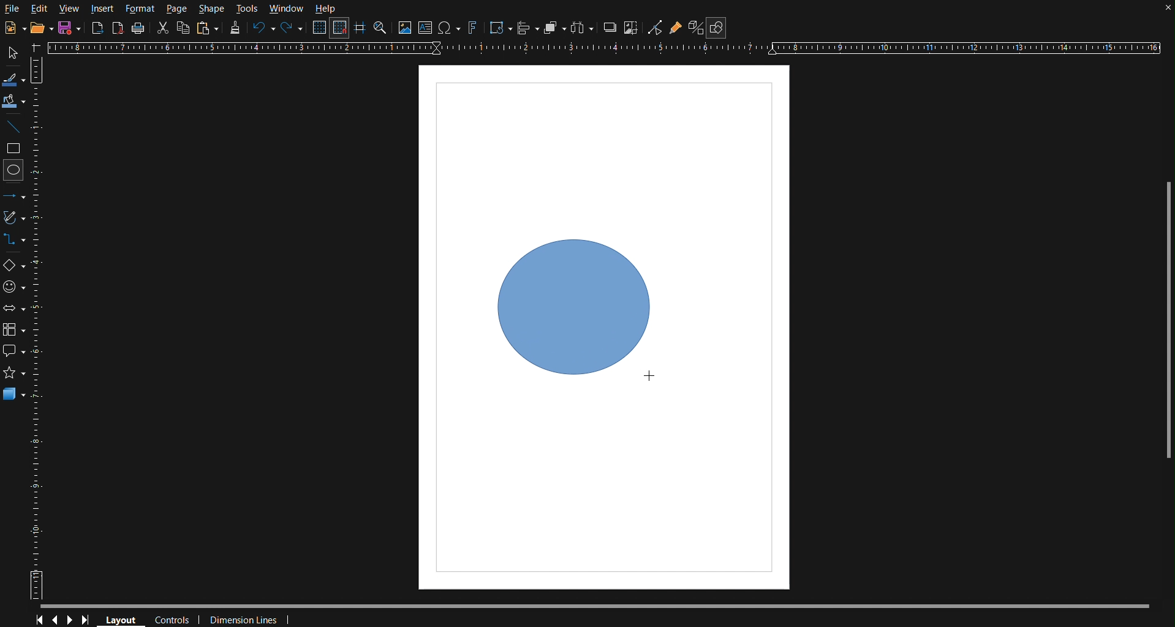 The image size is (1175, 627). Describe the element at coordinates (656, 29) in the screenshot. I see `Toggle Point Edit Mode` at that location.